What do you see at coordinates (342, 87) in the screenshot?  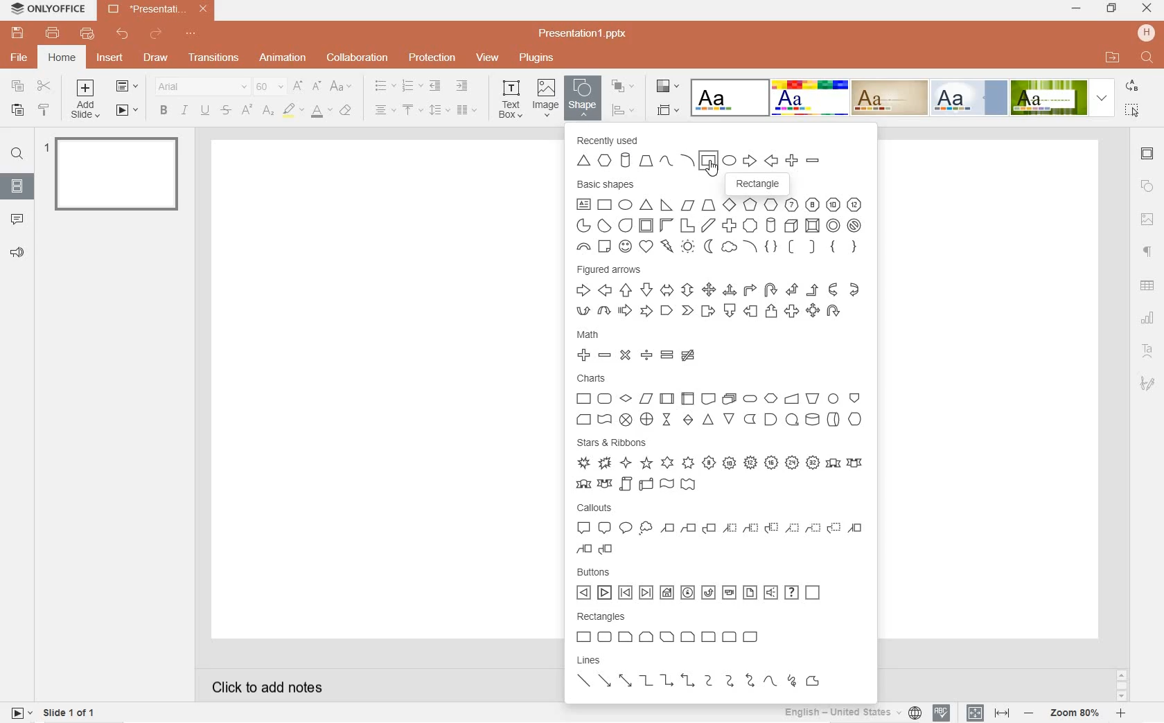 I see `change case` at bounding box center [342, 87].